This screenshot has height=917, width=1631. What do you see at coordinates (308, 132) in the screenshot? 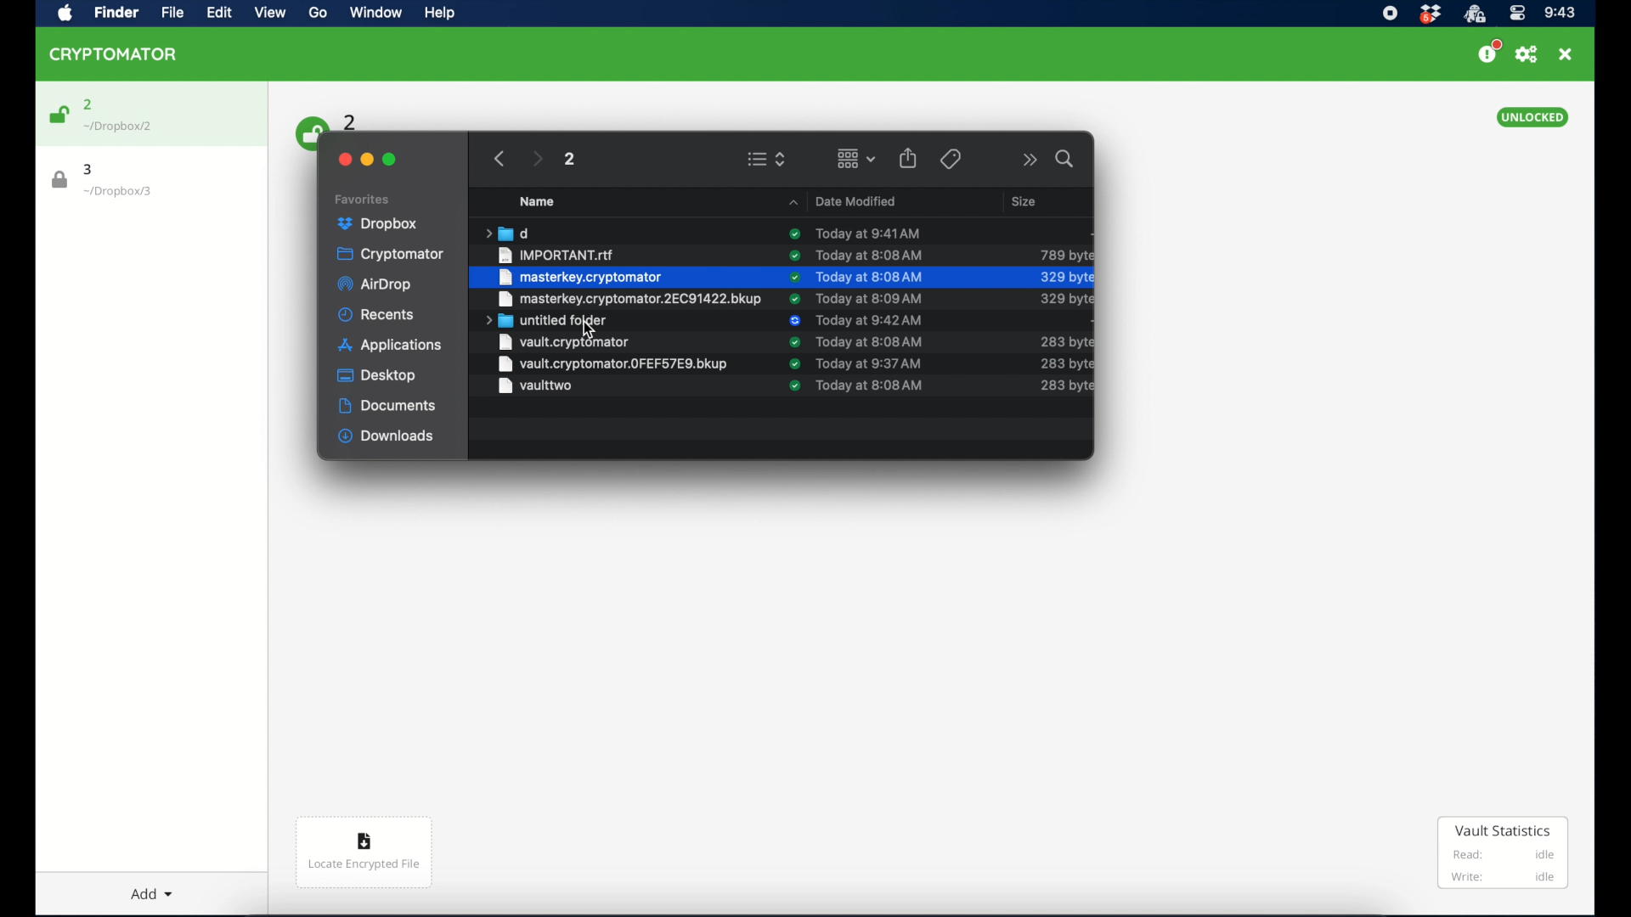
I see `unlock icon` at bounding box center [308, 132].